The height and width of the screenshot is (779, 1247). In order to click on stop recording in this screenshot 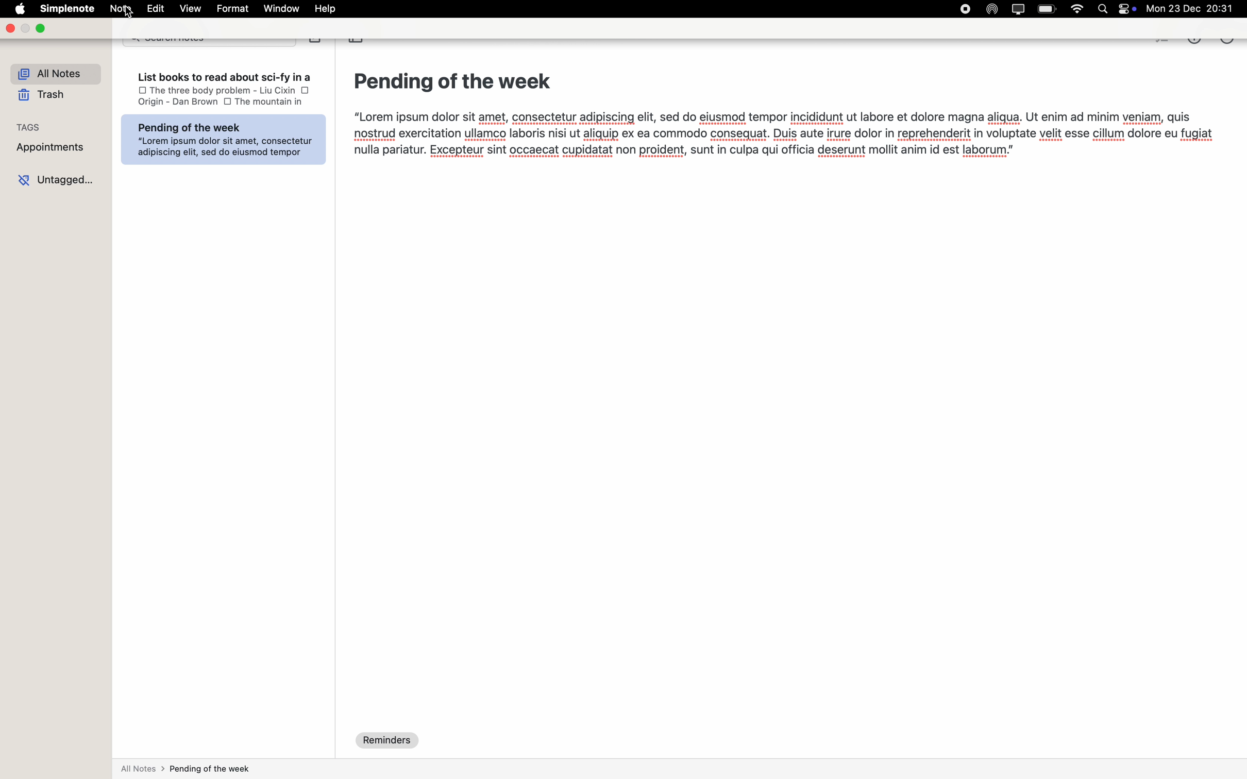, I will do `click(967, 8)`.